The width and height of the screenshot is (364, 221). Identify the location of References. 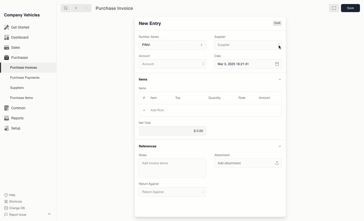
(148, 147).